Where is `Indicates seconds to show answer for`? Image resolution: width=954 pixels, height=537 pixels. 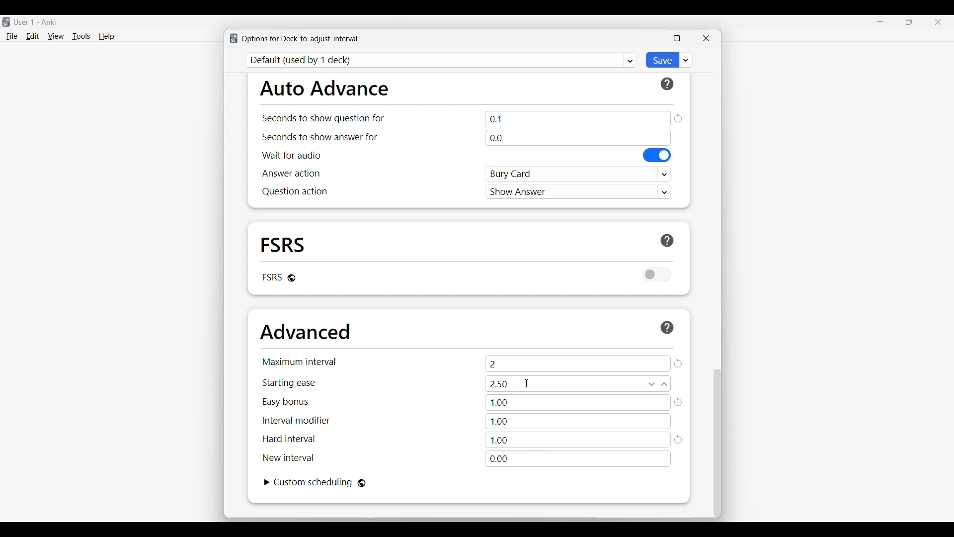
Indicates seconds to show answer for is located at coordinates (320, 137).